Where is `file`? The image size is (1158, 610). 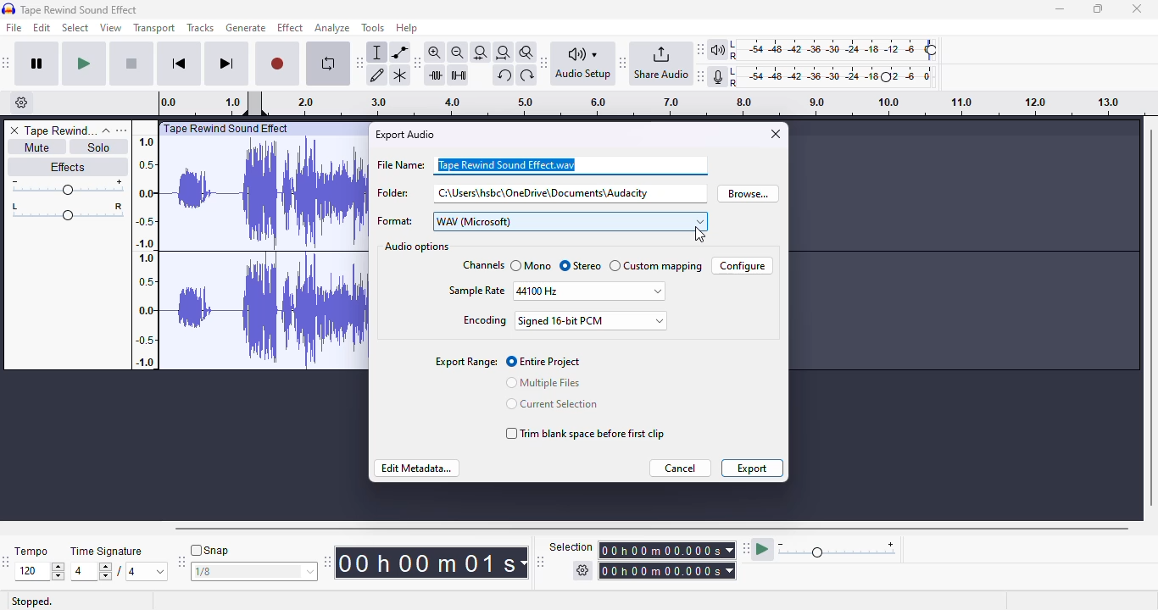
file is located at coordinates (14, 27).